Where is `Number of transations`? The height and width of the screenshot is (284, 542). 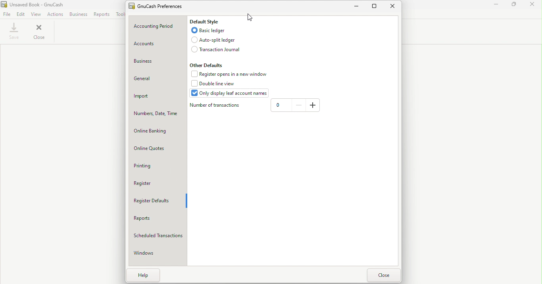
Number of transations is located at coordinates (215, 106).